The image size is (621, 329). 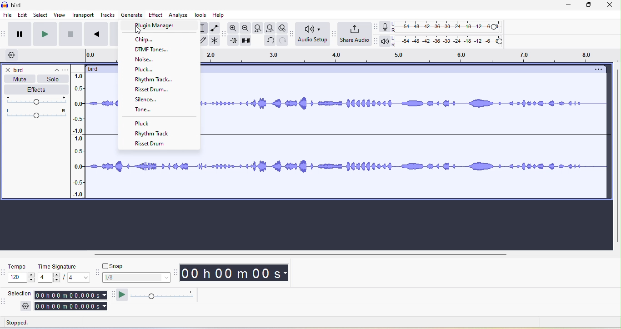 I want to click on stop, so click(x=70, y=34).